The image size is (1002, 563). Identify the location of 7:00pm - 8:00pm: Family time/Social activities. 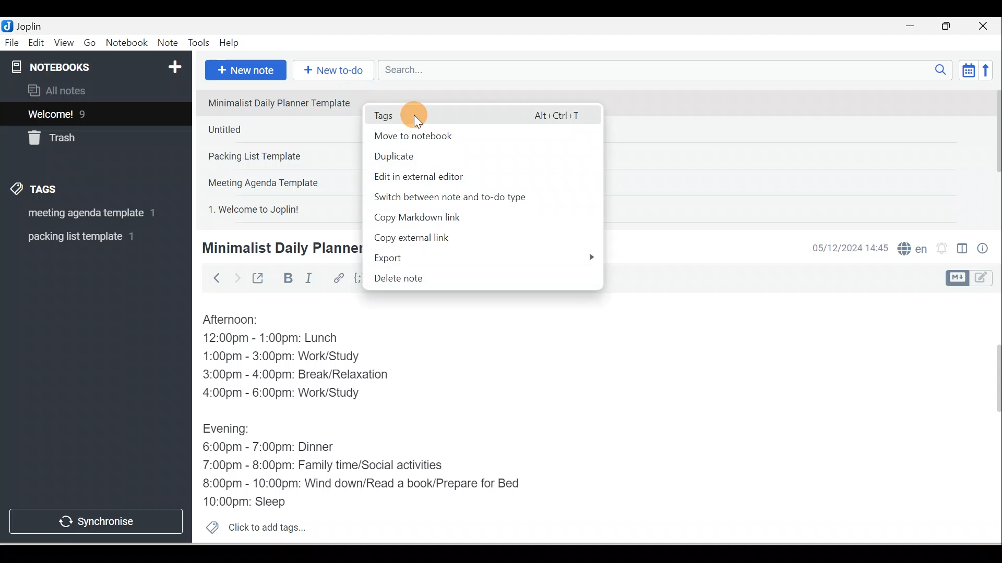
(330, 467).